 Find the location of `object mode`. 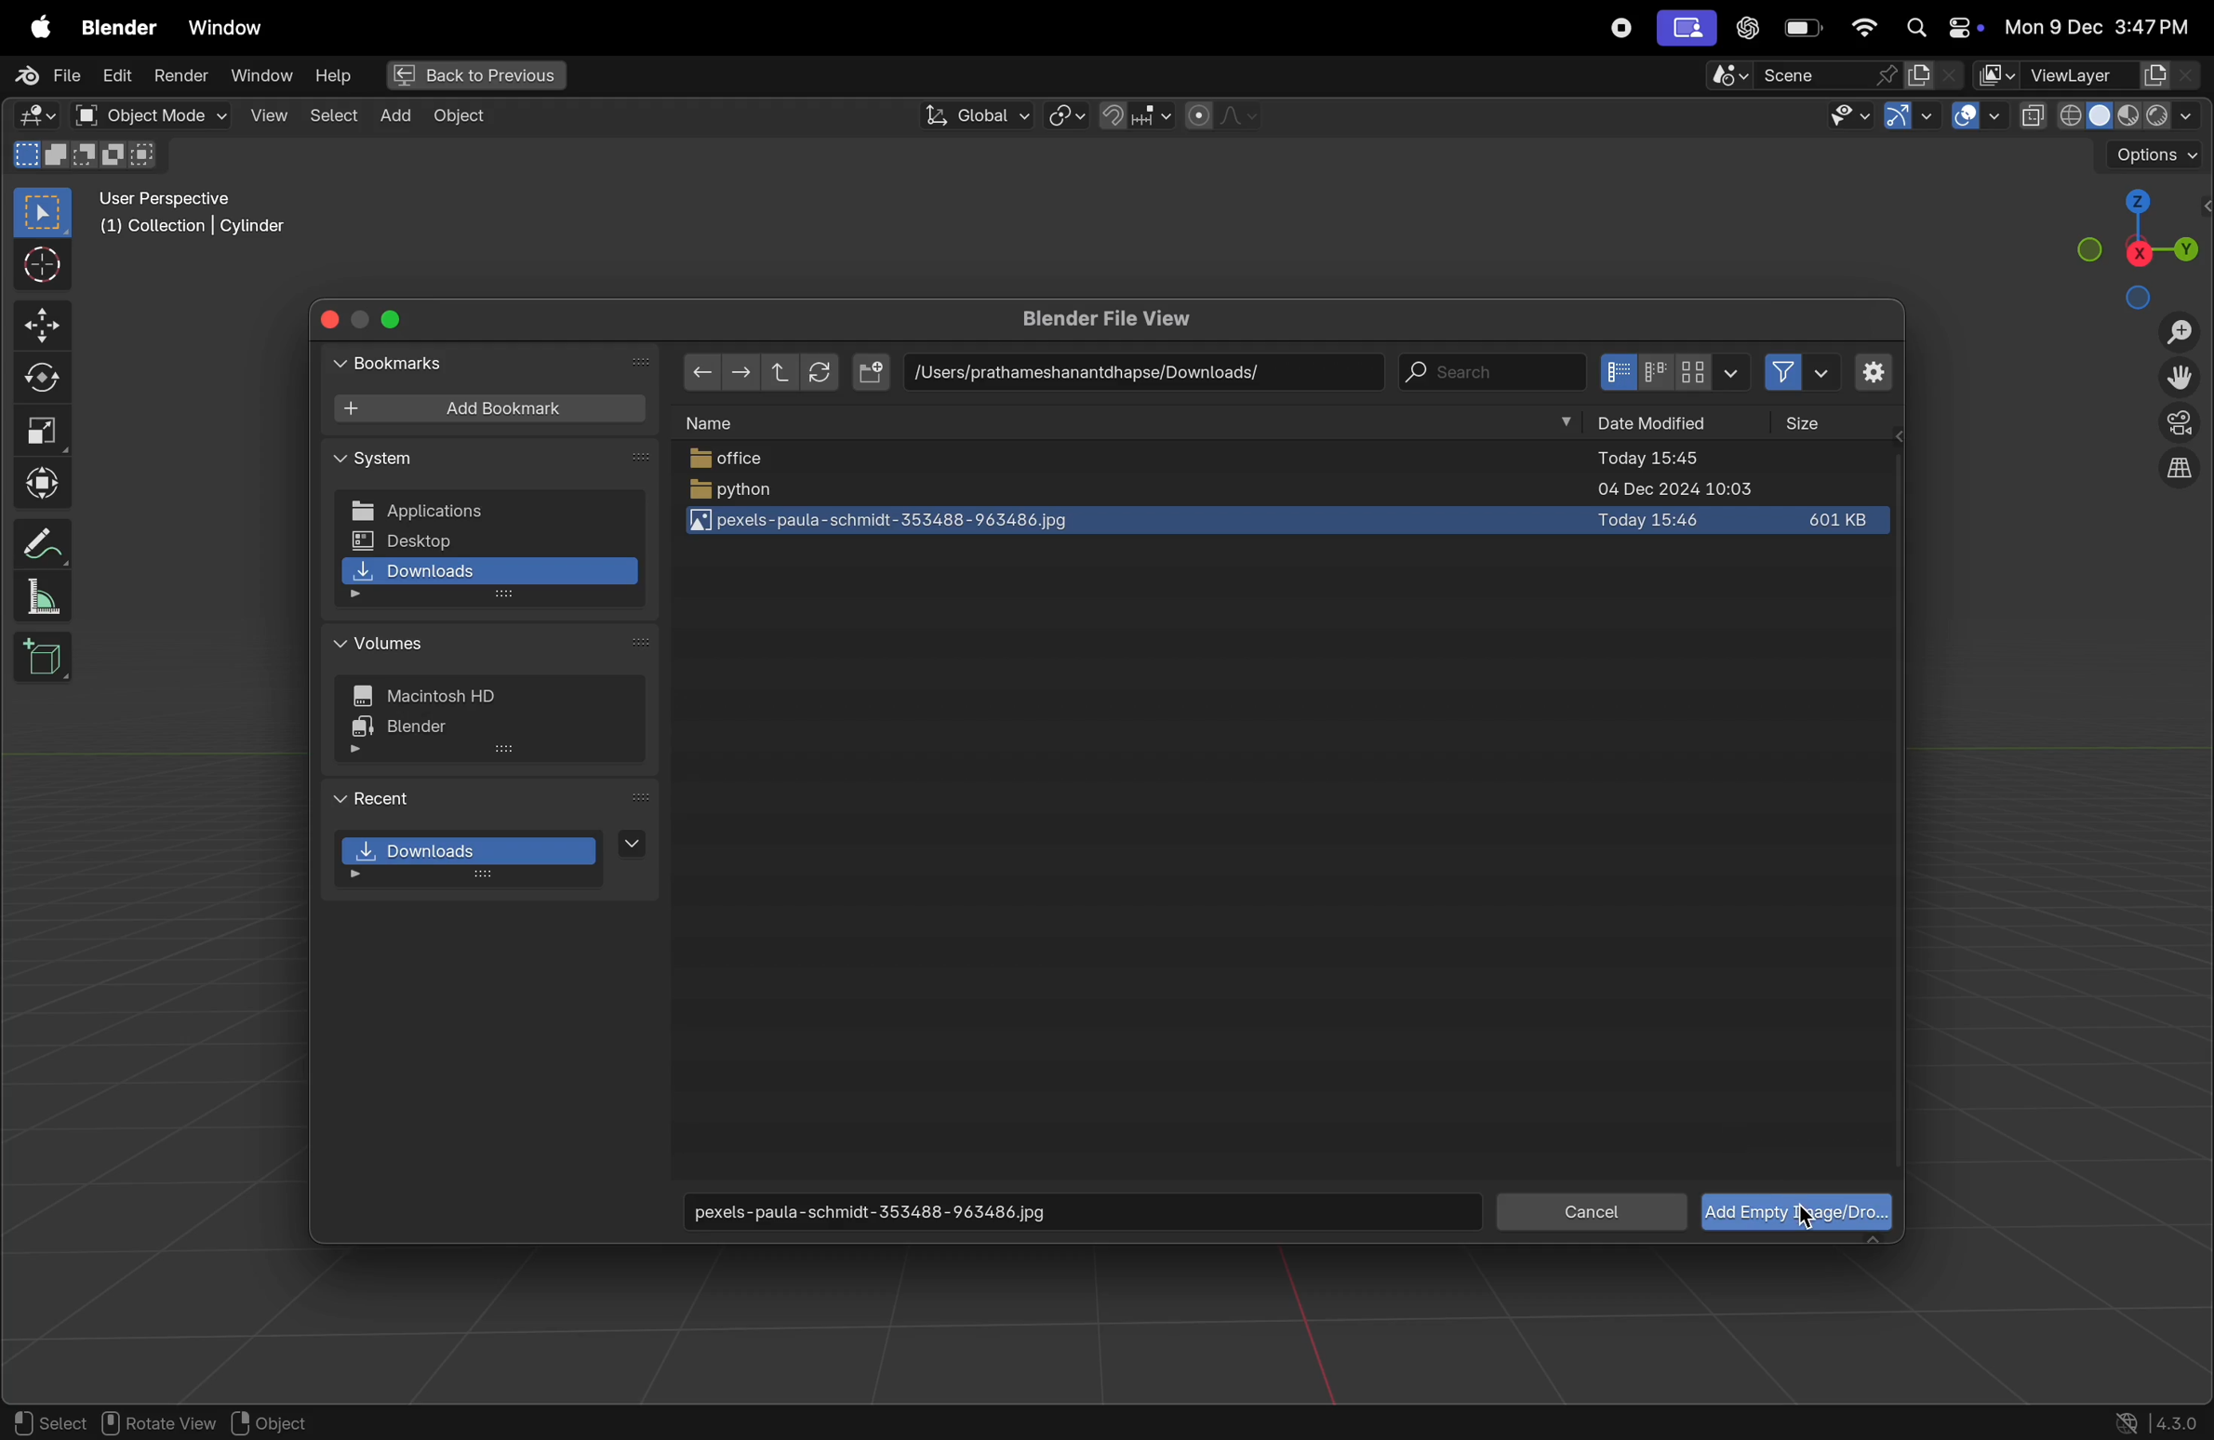

object mode is located at coordinates (147, 115).